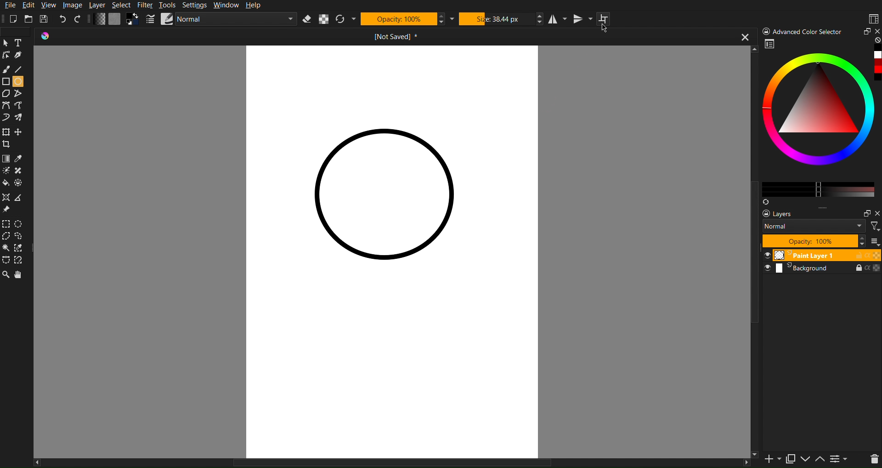 This screenshot has height=468, width=882. I want to click on Color drop, so click(20, 159).